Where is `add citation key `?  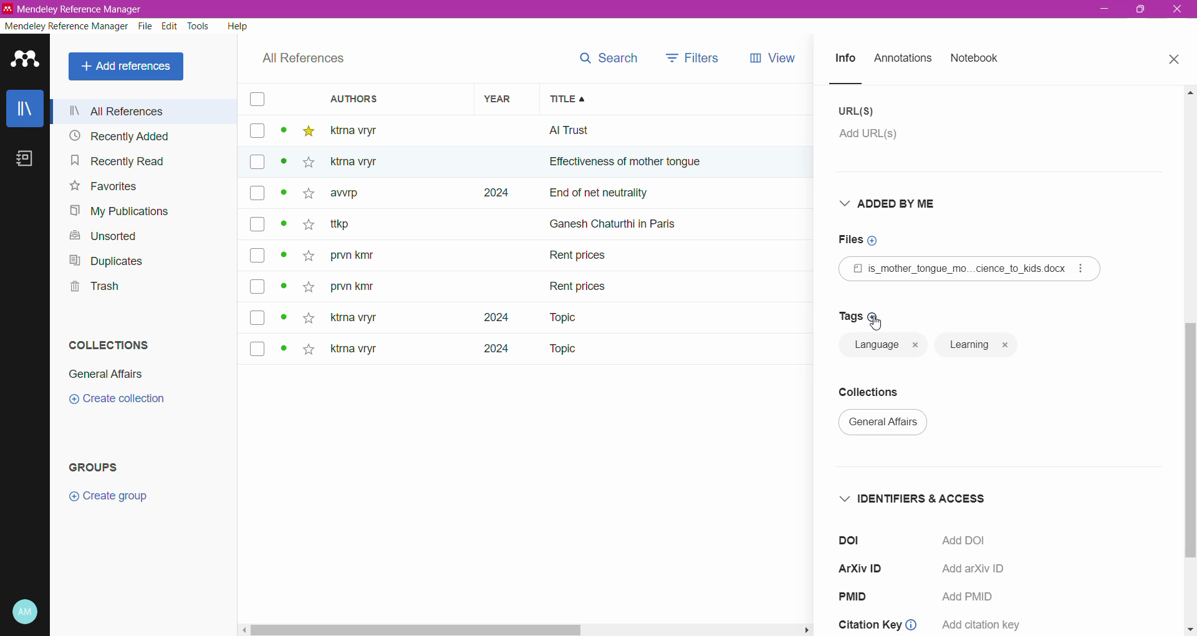 add citation key  is located at coordinates (982, 624).